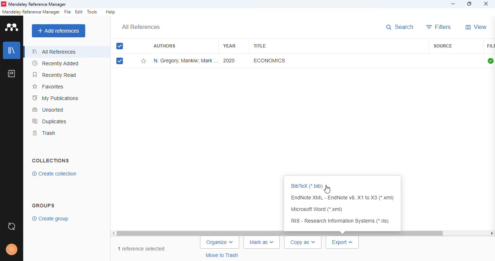 The height and width of the screenshot is (261, 495). Describe the element at coordinates (317, 210) in the screenshot. I see `Microsoft word (*.xml)` at that location.